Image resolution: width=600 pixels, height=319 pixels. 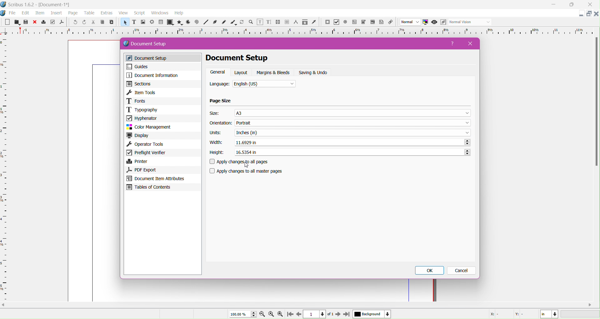 What do you see at coordinates (4, 4) in the screenshot?
I see `app icon` at bounding box center [4, 4].